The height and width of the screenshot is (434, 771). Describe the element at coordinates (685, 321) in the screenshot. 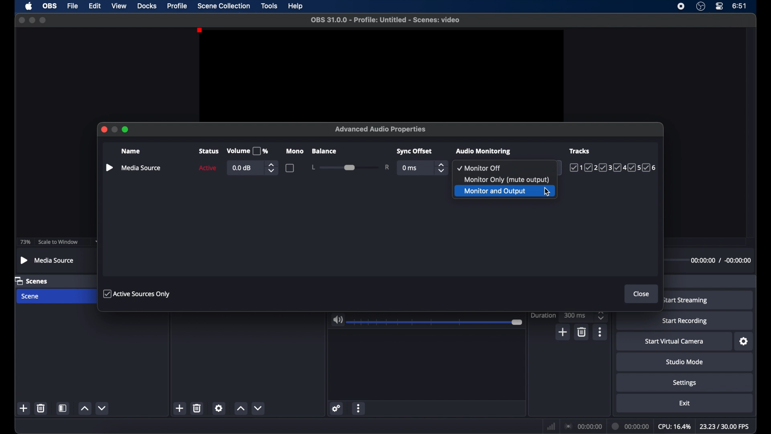

I see `start recording` at that location.